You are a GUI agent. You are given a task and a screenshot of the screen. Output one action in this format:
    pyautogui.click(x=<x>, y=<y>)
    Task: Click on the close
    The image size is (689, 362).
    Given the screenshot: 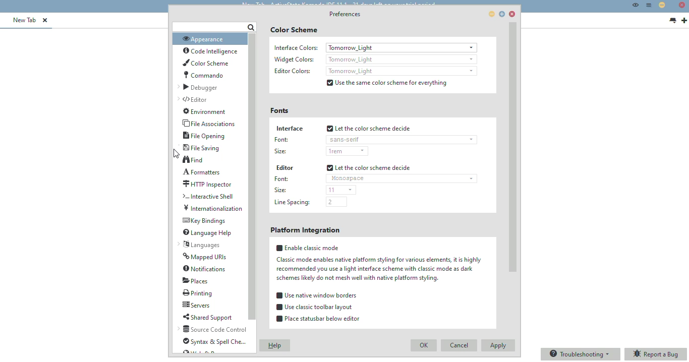 What is the action you would take?
    pyautogui.click(x=512, y=14)
    